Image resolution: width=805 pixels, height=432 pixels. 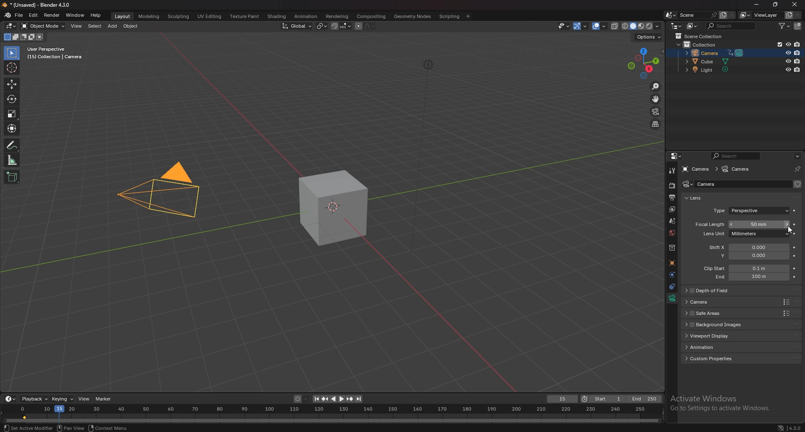 What do you see at coordinates (418, 157) in the screenshot?
I see `` at bounding box center [418, 157].